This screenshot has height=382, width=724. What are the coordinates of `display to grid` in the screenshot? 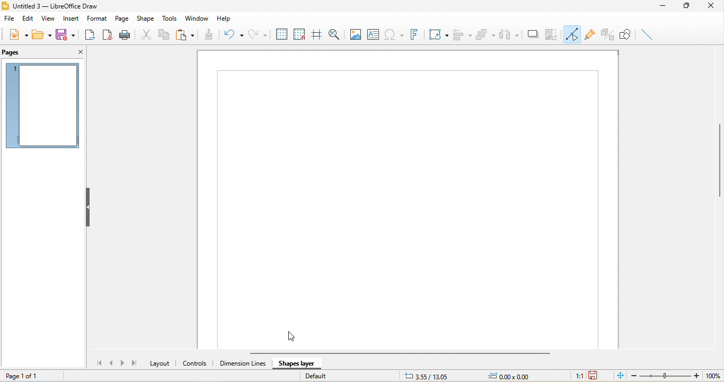 It's located at (282, 33).